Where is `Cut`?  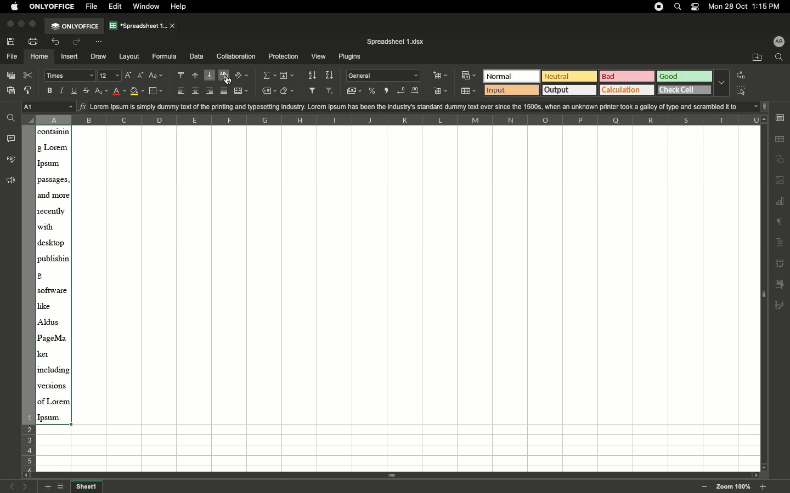
Cut is located at coordinates (31, 75).